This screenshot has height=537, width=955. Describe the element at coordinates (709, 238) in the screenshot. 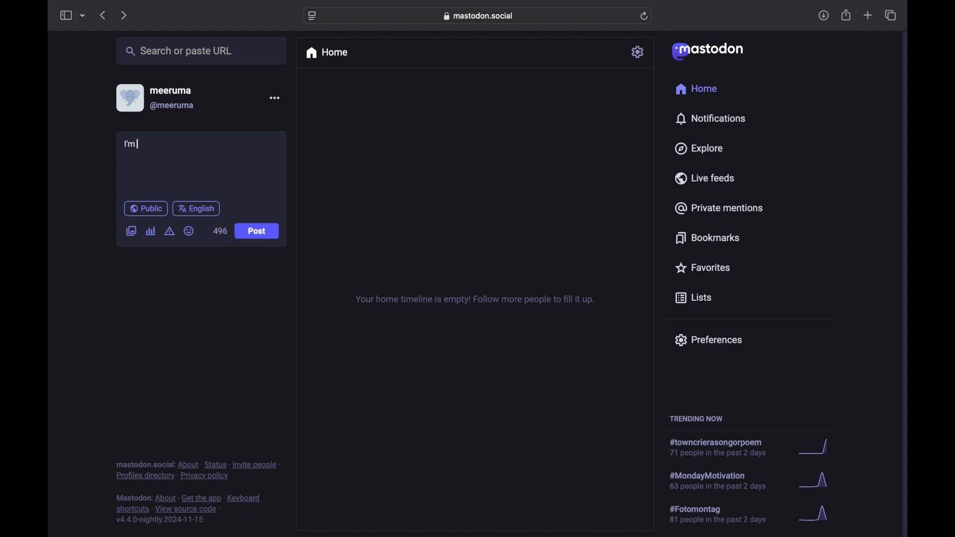

I see `bookmarks` at that location.